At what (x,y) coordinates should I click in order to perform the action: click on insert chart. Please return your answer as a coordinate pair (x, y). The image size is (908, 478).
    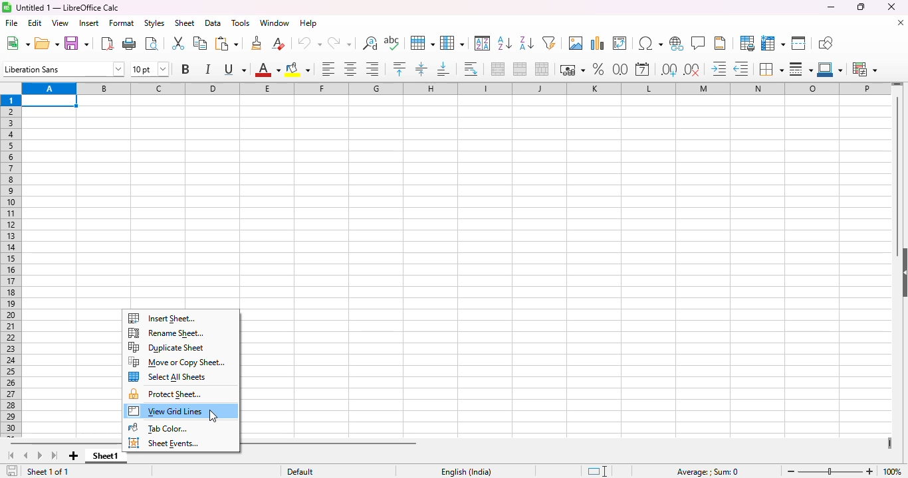
    Looking at the image, I should click on (598, 43).